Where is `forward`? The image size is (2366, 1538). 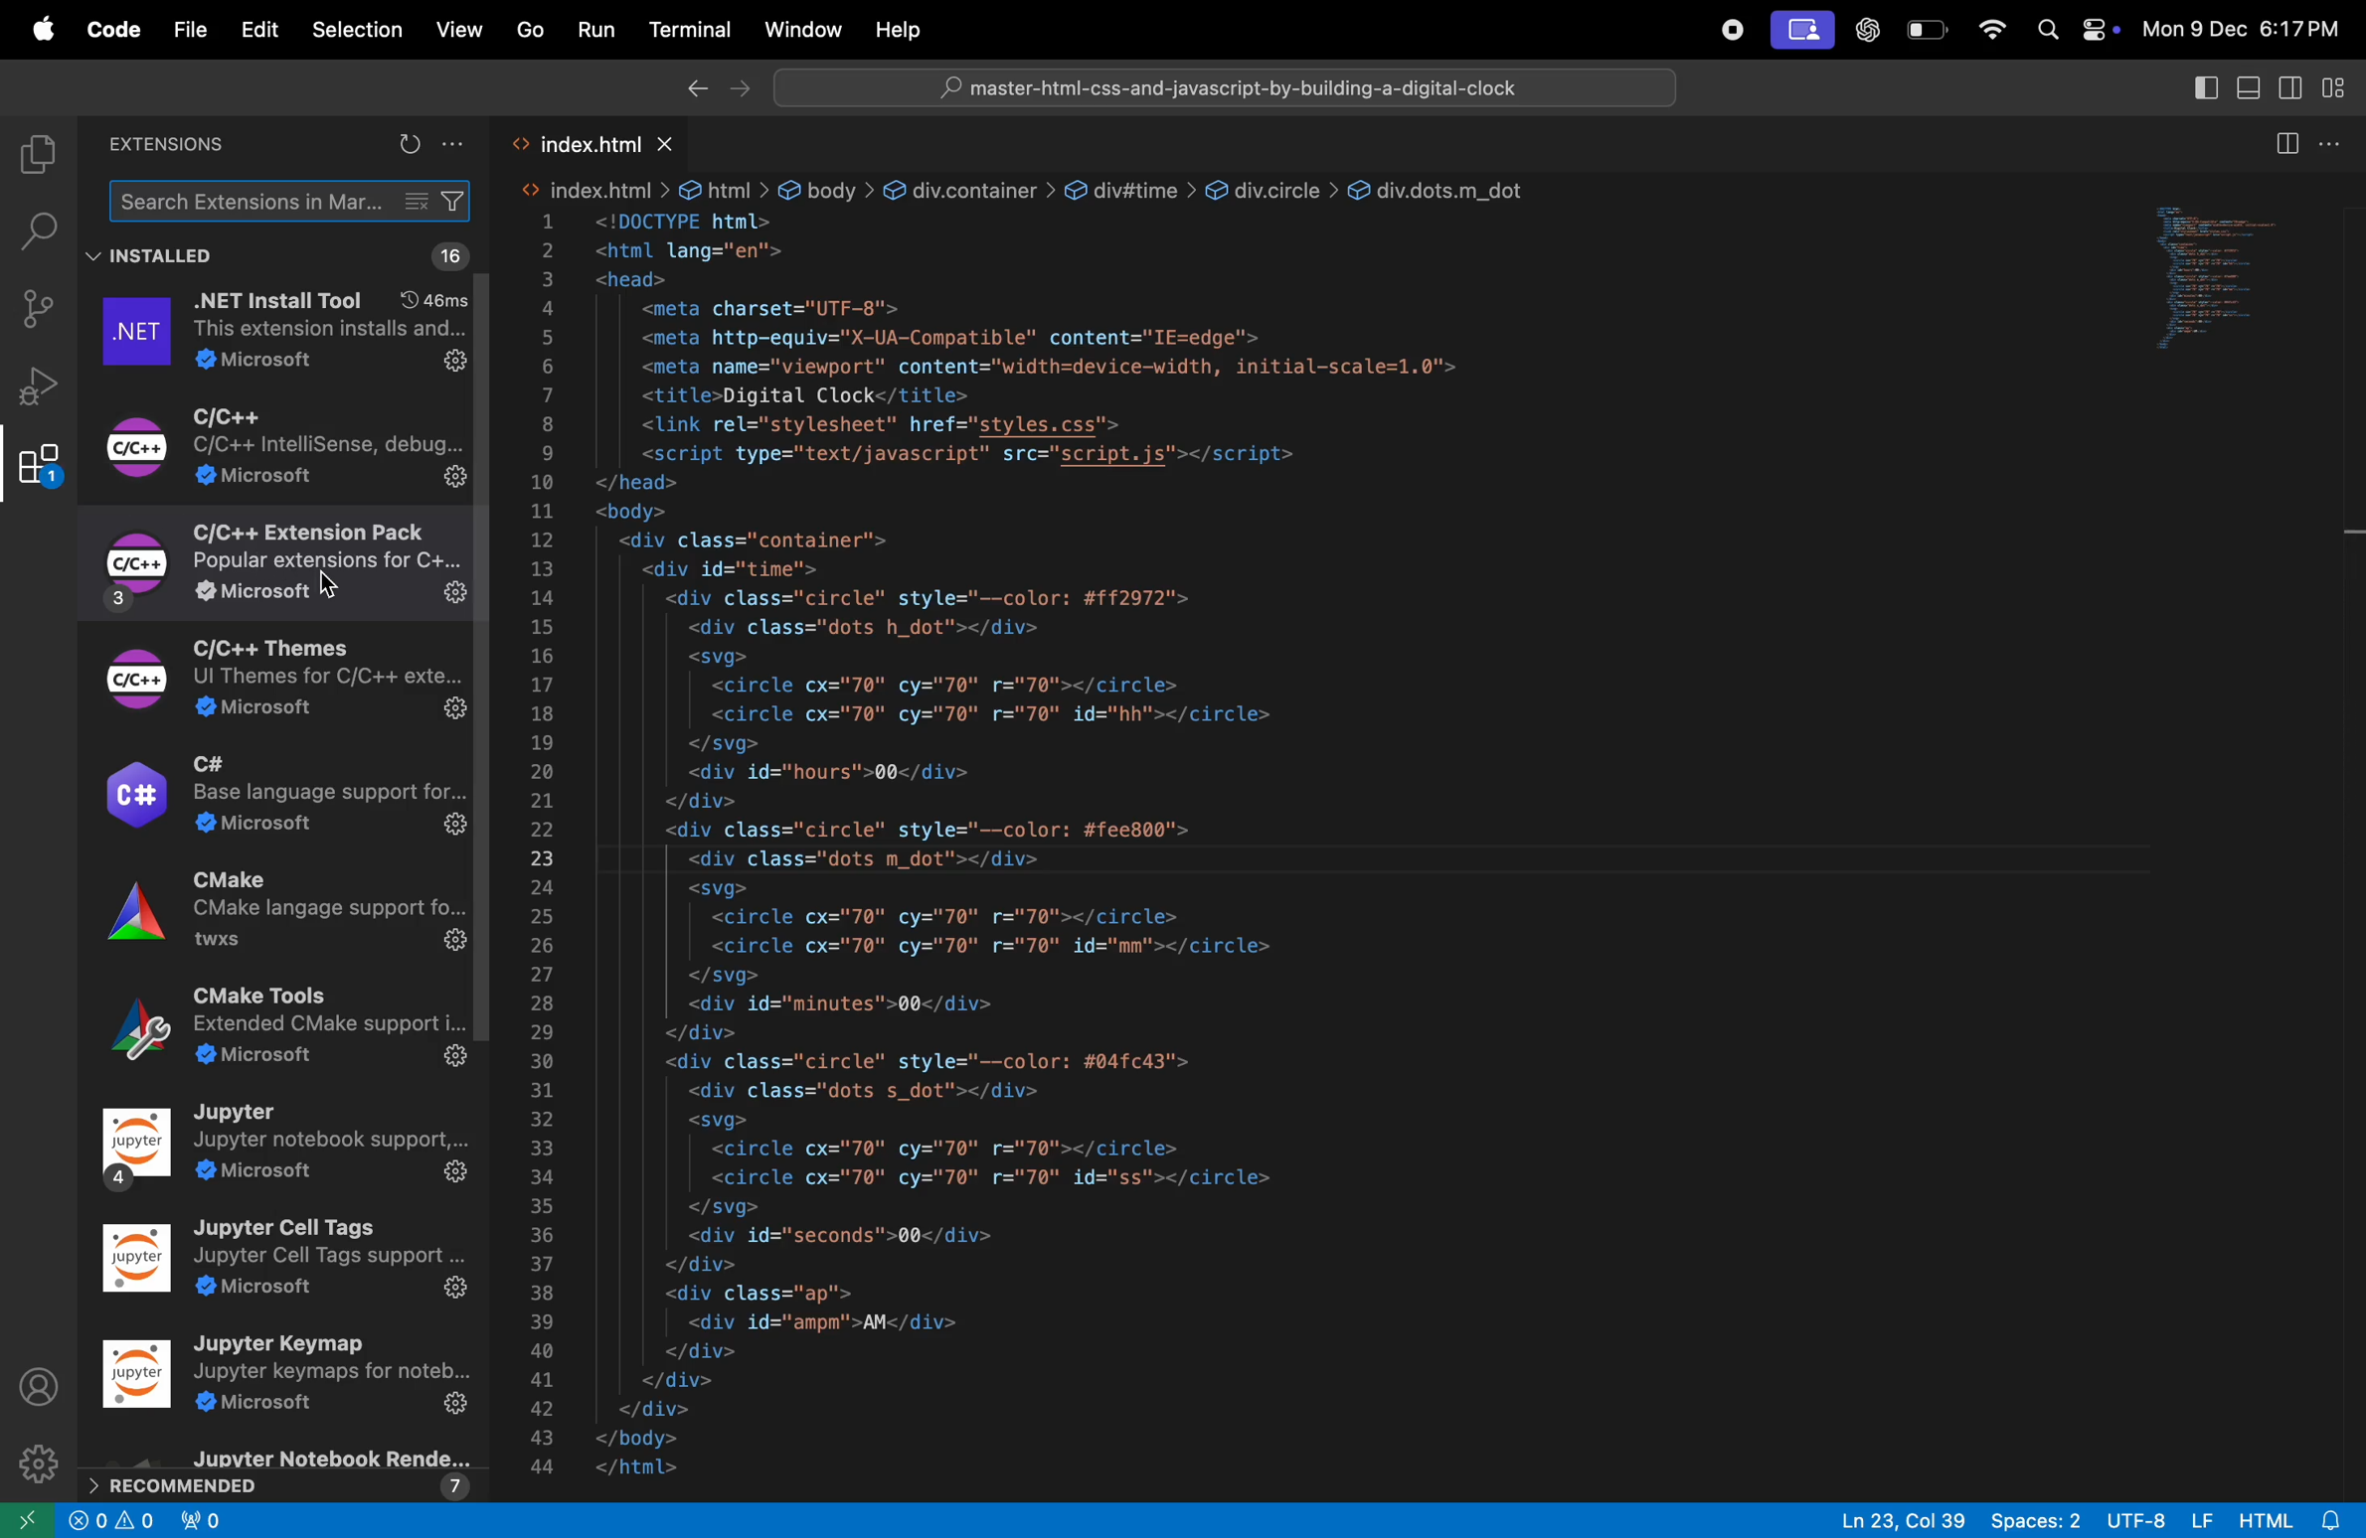 forward is located at coordinates (740, 85).